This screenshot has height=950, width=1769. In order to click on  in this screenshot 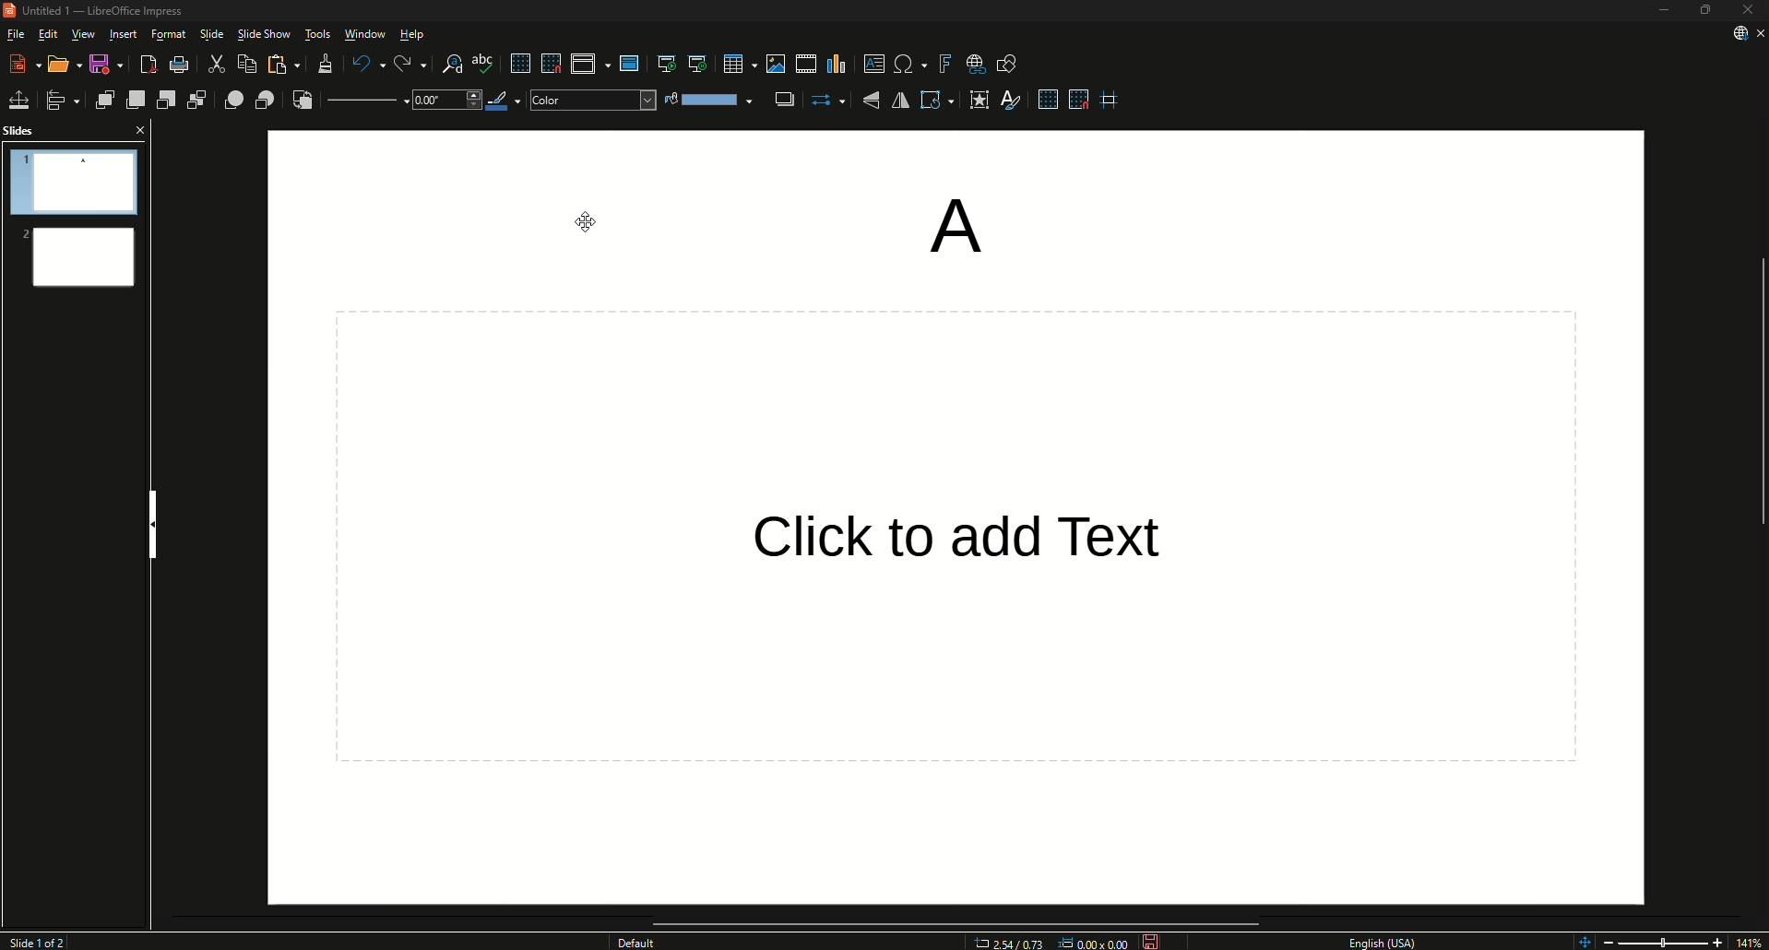, I will do `click(640, 943)`.